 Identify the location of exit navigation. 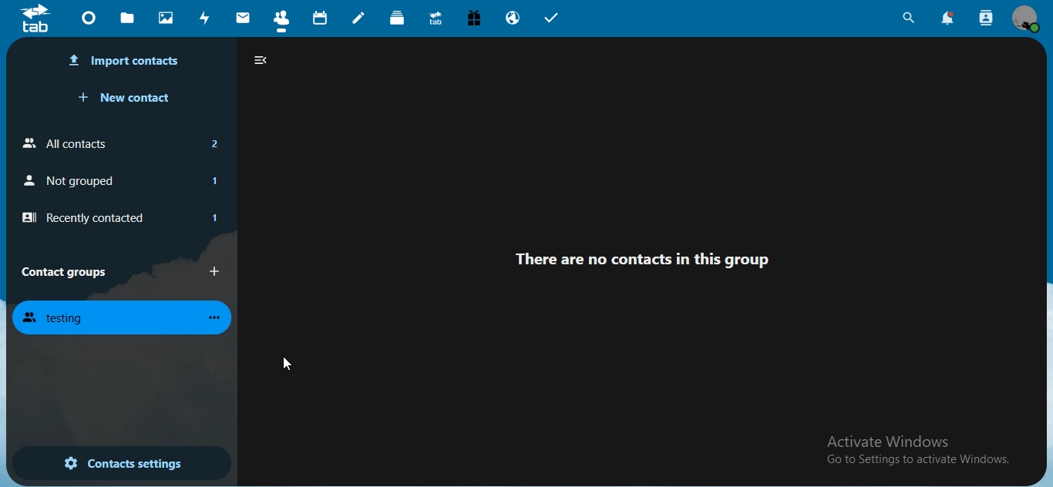
(261, 60).